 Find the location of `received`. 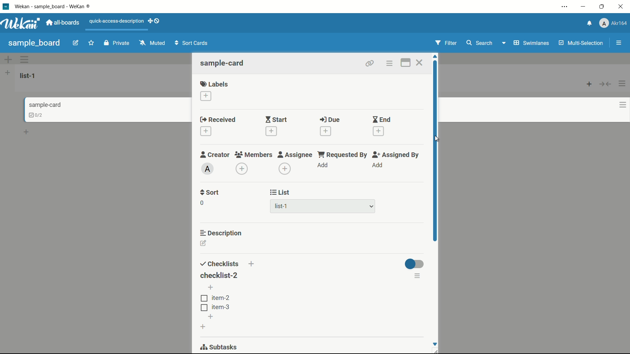

received is located at coordinates (218, 120).